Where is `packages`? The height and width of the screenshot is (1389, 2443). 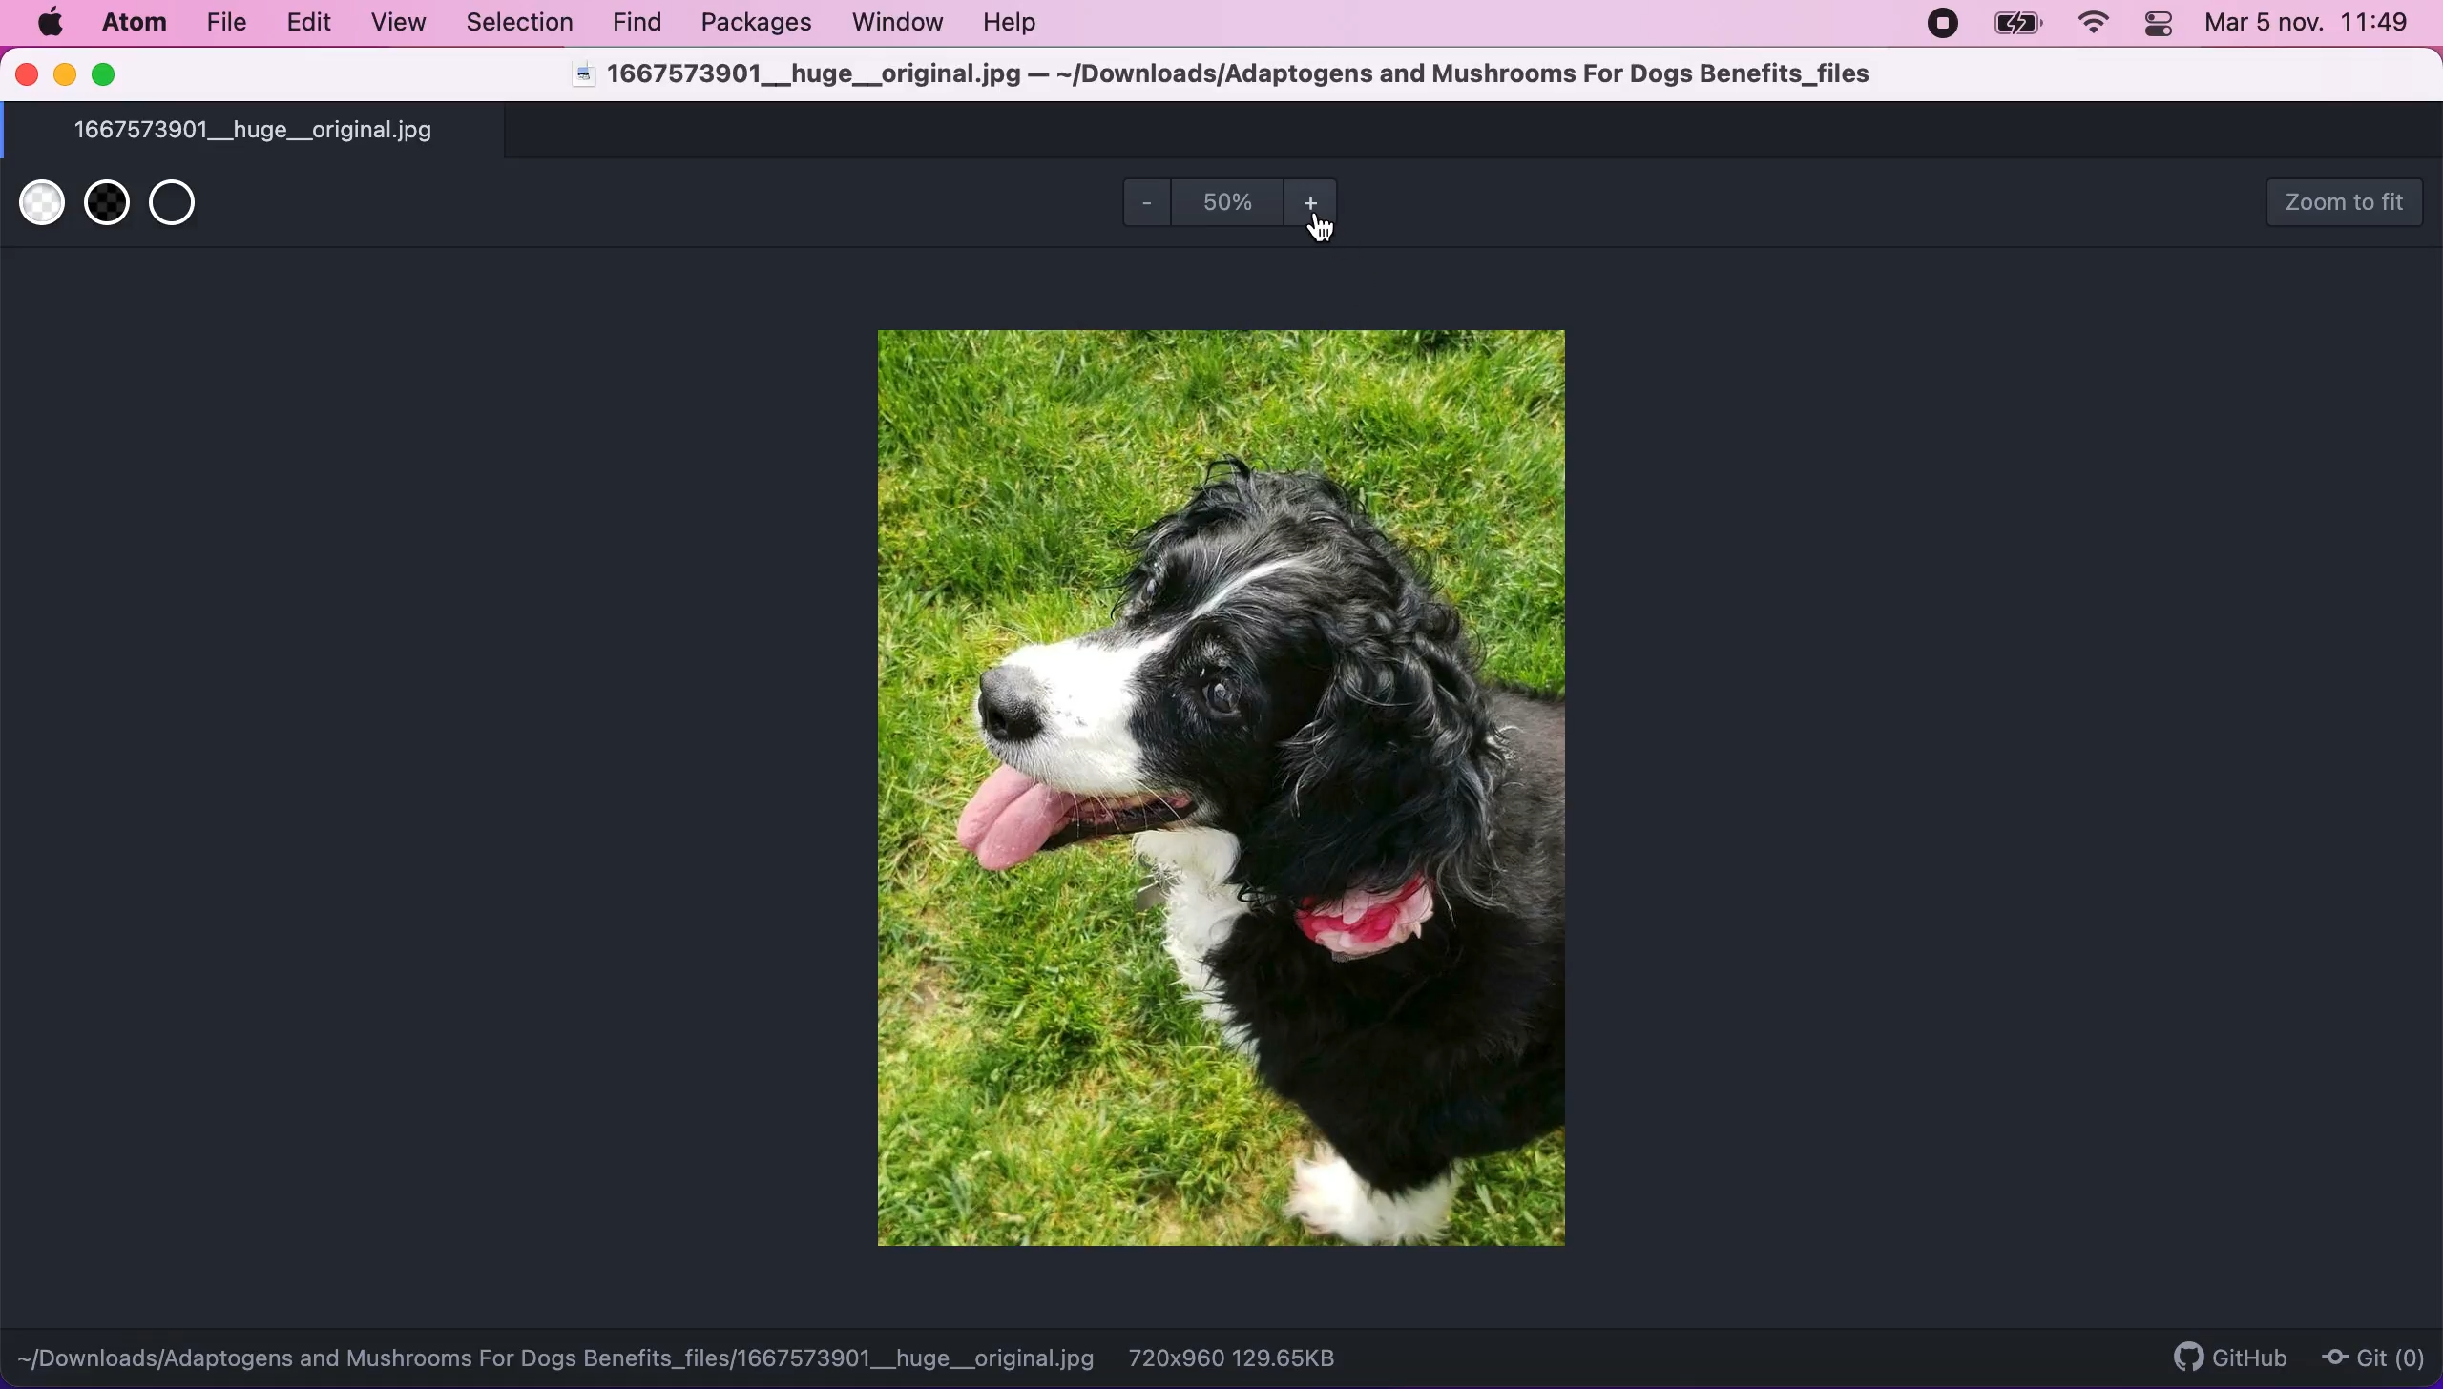
packages is located at coordinates (759, 23).